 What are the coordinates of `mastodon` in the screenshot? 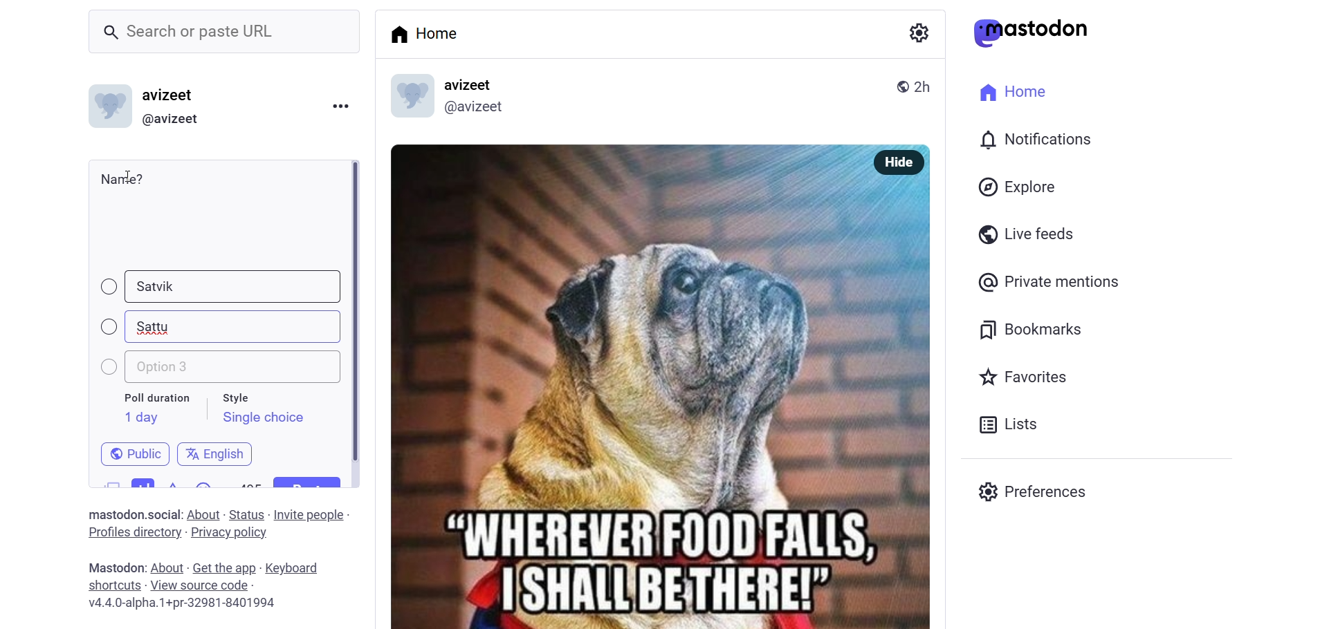 It's located at (112, 512).